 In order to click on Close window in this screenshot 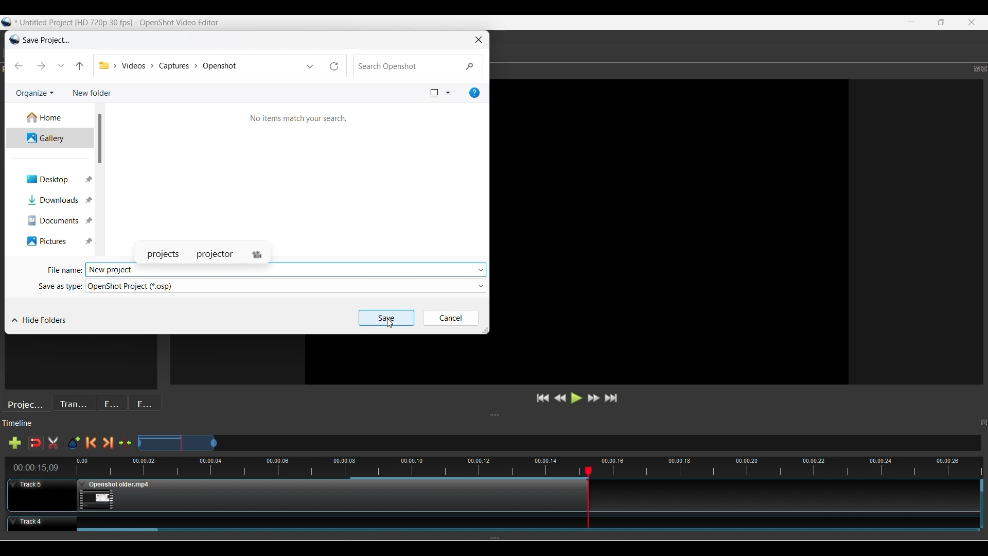, I will do `click(479, 40)`.